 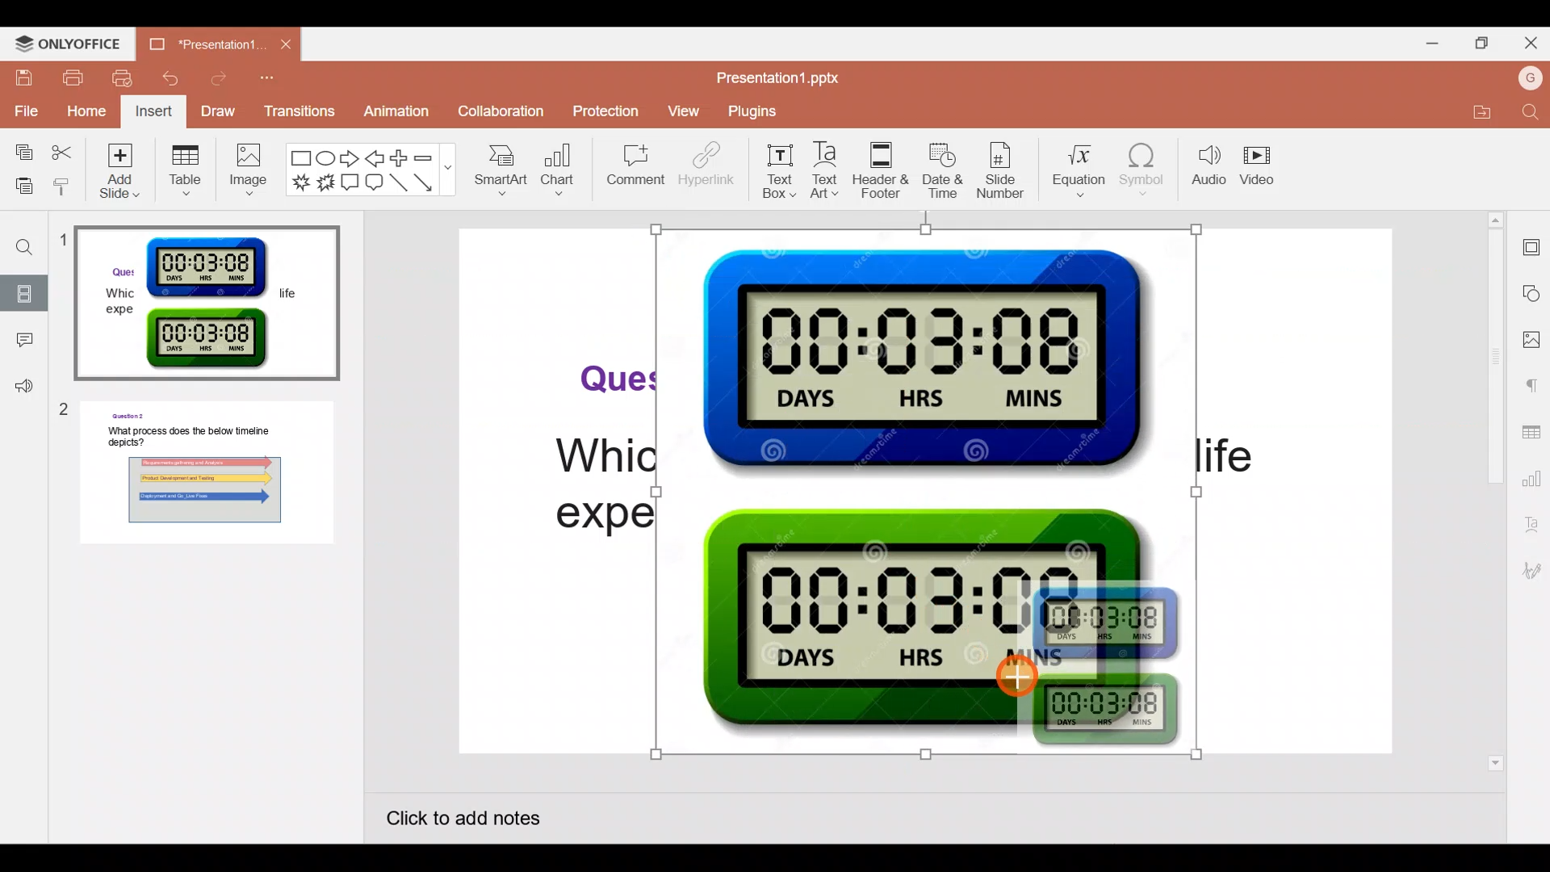 I want to click on Animation, so click(x=388, y=110).